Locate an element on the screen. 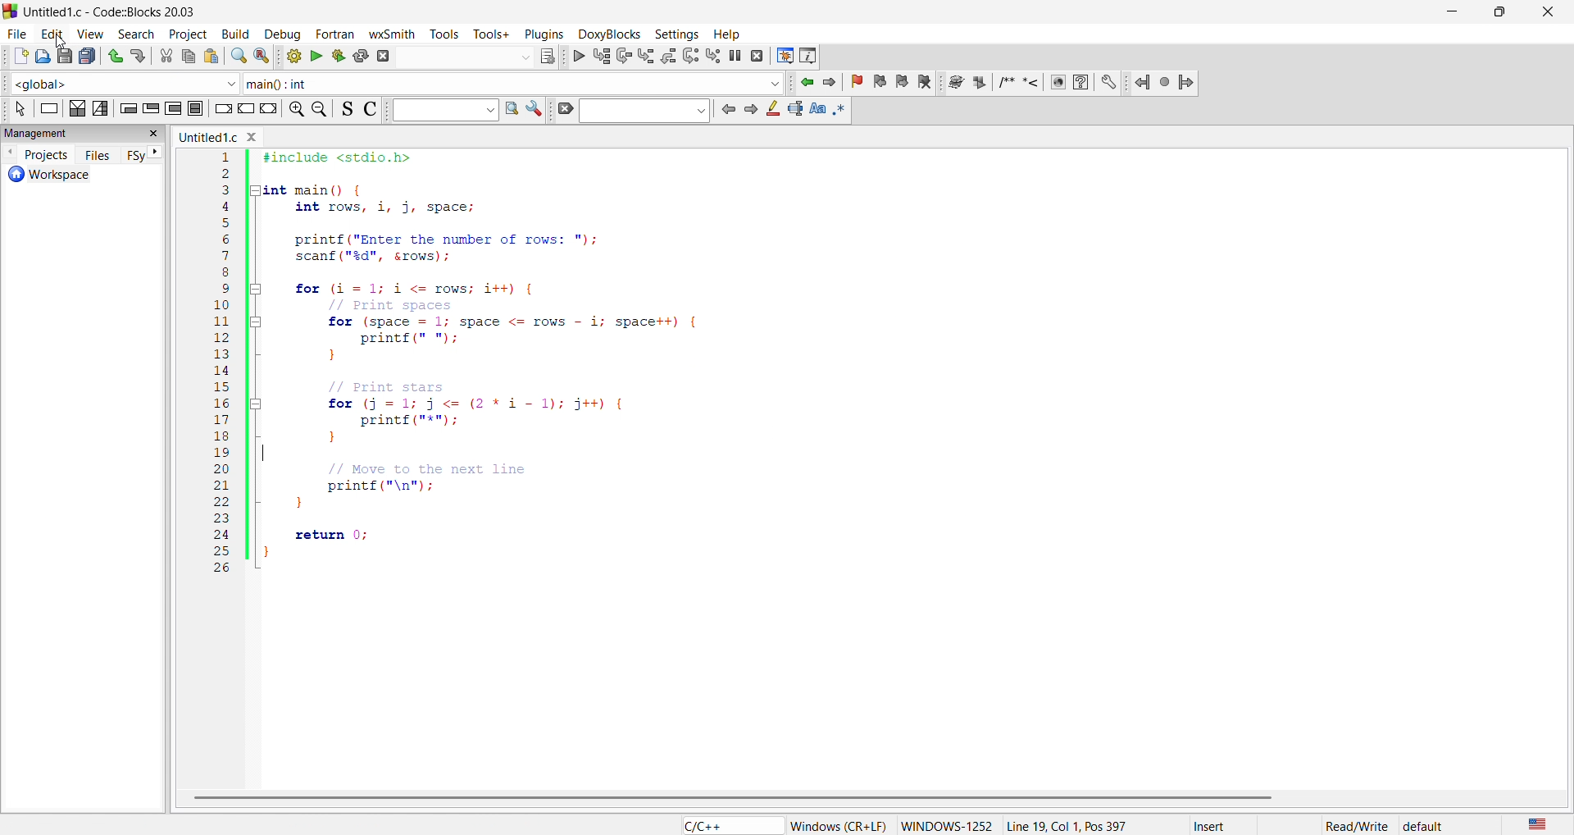 This screenshot has height=835, width=1574. zoom in  is located at coordinates (298, 111).